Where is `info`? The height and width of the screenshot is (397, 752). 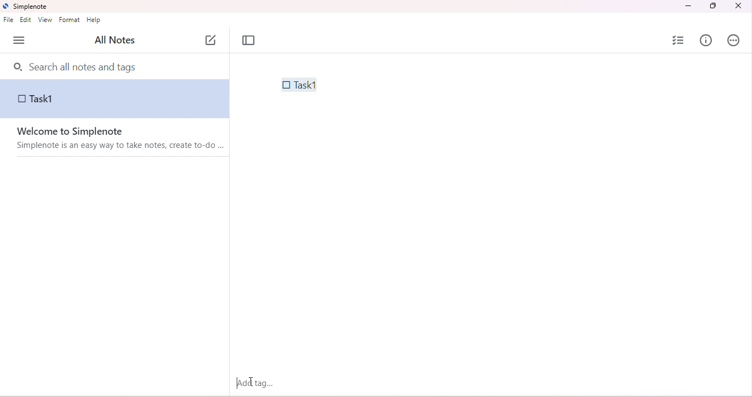 info is located at coordinates (706, 40).